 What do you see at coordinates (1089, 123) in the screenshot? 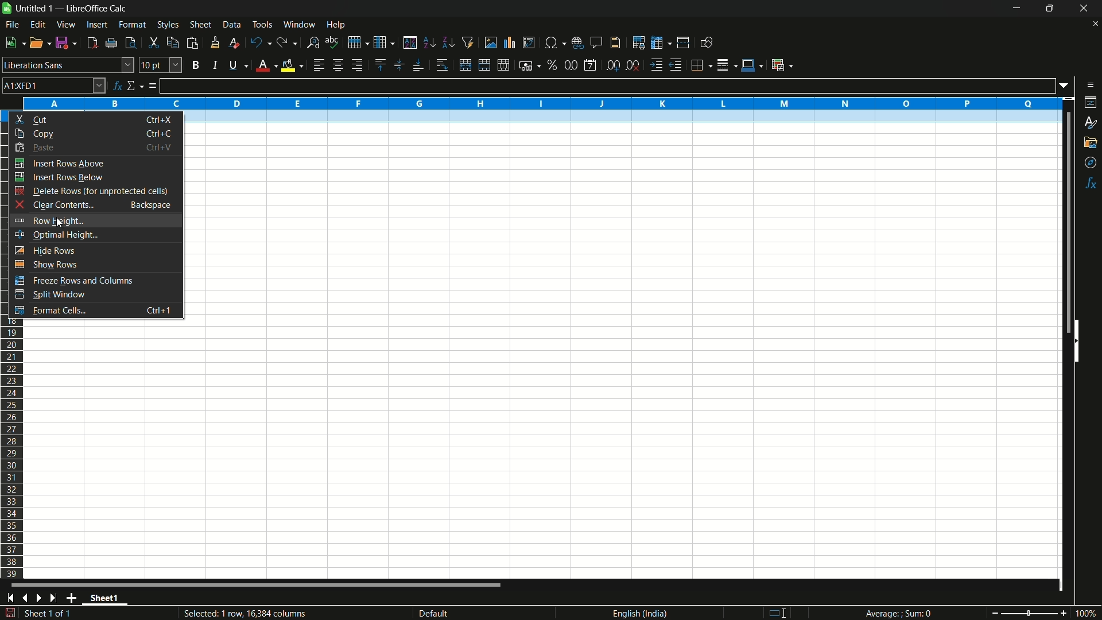
I see `styles` at bounding box center [1089, 123].